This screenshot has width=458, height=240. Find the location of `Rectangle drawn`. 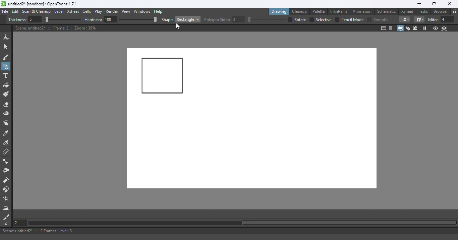

Rectangle drawn is located at coordinates (163, 76).